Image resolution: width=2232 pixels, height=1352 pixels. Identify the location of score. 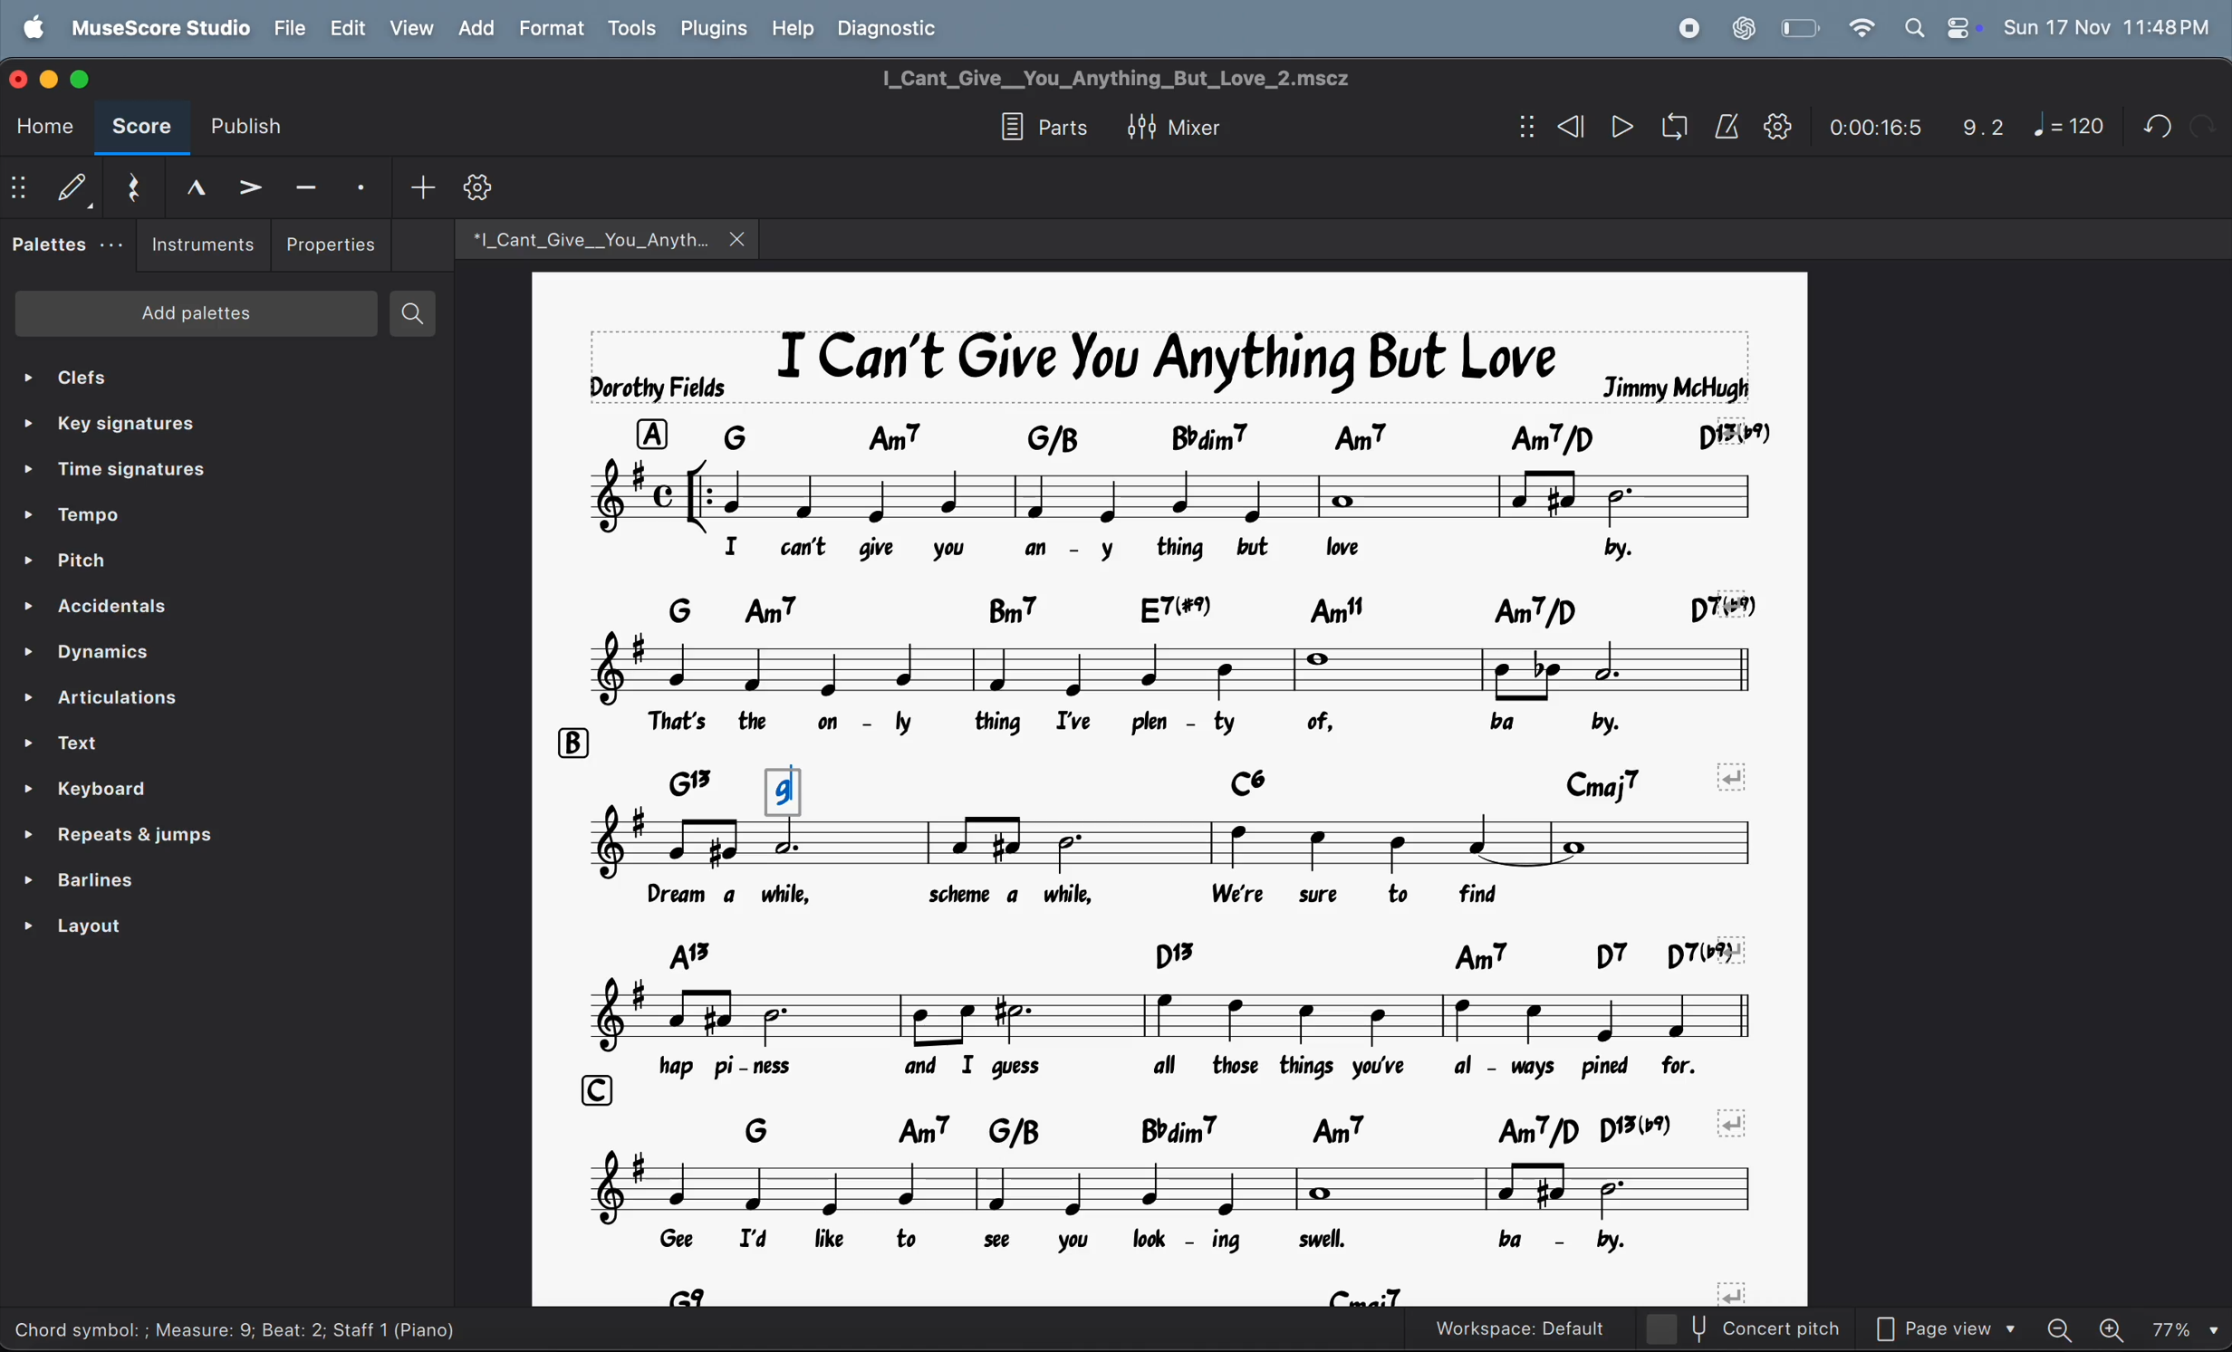
(141, 130).